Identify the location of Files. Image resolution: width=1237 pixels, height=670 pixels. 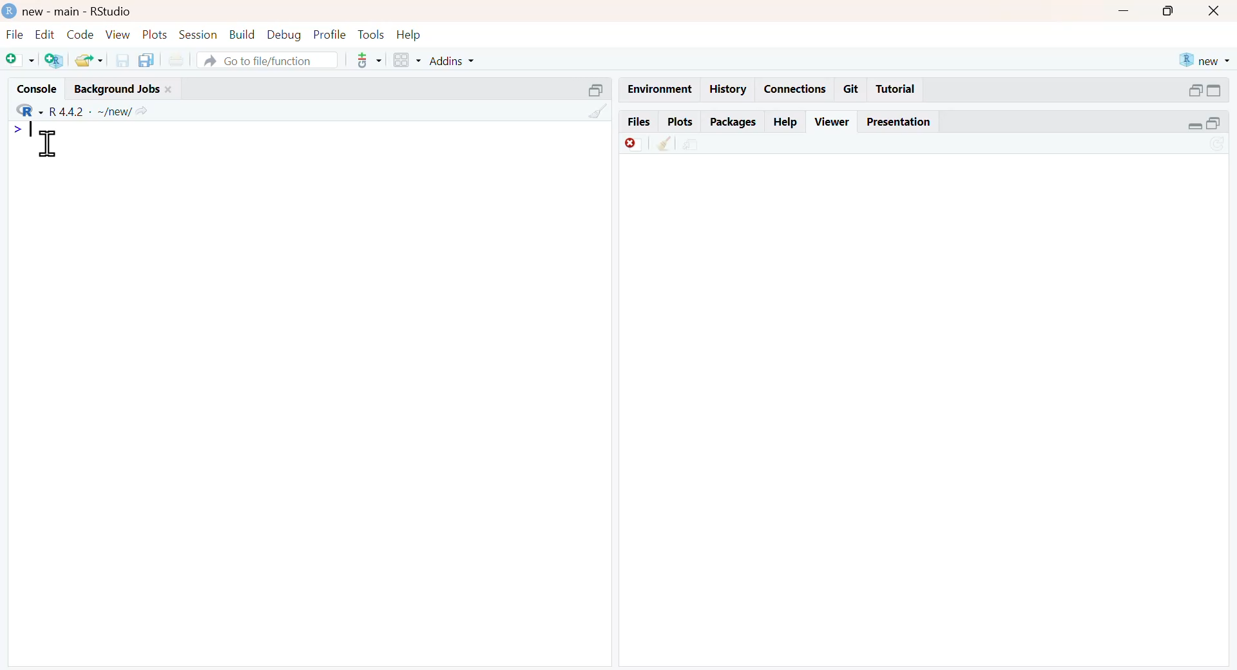
(639, 122).